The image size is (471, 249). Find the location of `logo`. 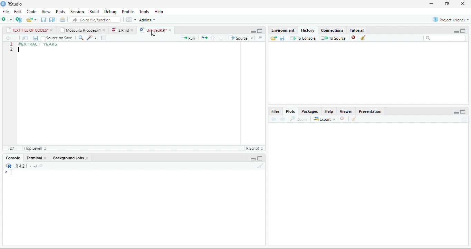

logo is located at coordinates (3, 4).